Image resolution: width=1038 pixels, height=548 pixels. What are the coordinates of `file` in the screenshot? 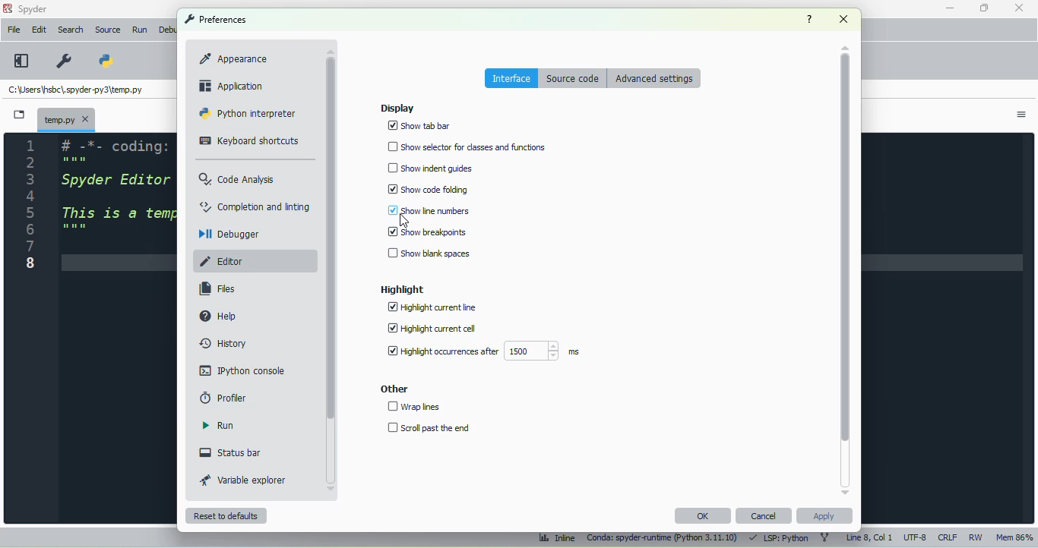 It's located at (14, 30).